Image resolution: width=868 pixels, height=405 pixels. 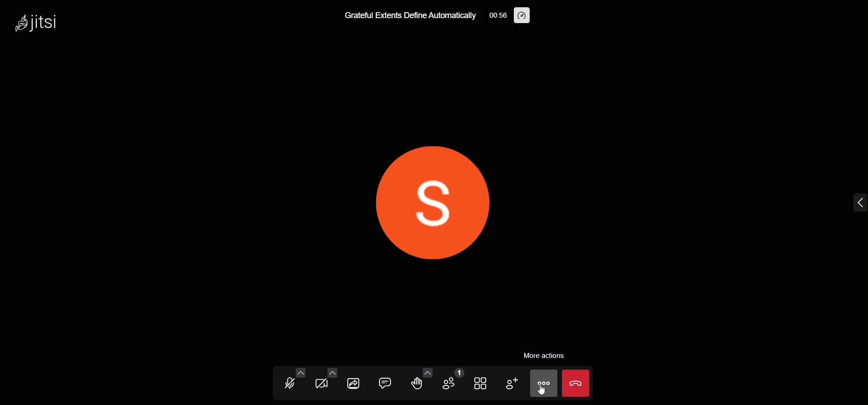 What do you see at coordinates (481, 383) in the screenshot?
I see `tile view` at bounding box center [481, 383].